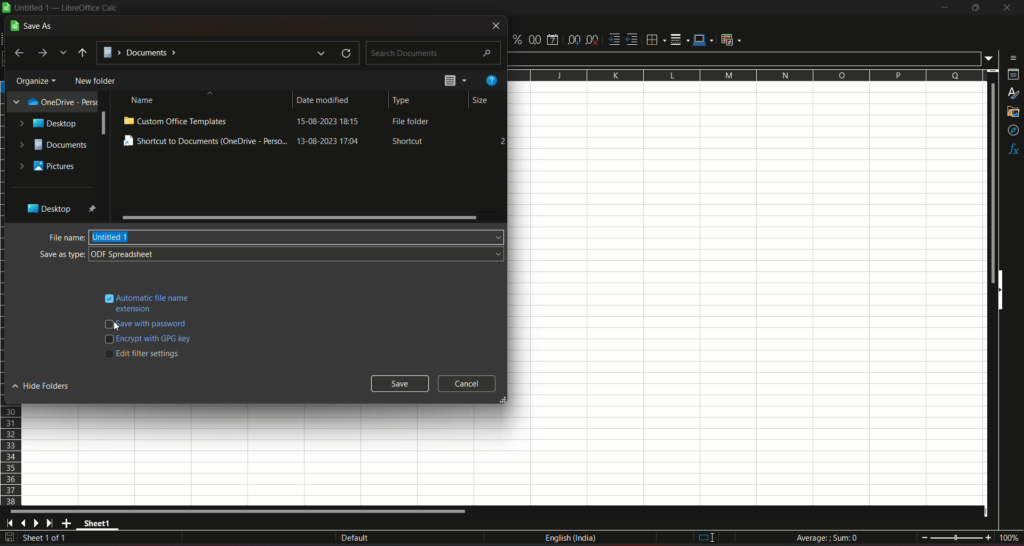  Describe the element at coordinates (1012, 130) in the screenshot. I see `navigator` at that location.